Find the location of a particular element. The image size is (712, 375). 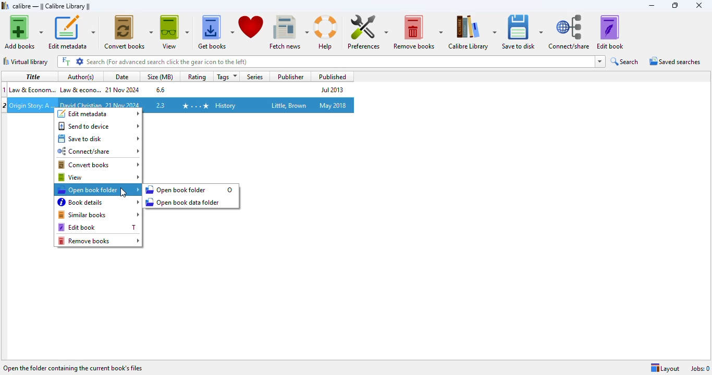

connect/share is located at coordinates (99, 152).